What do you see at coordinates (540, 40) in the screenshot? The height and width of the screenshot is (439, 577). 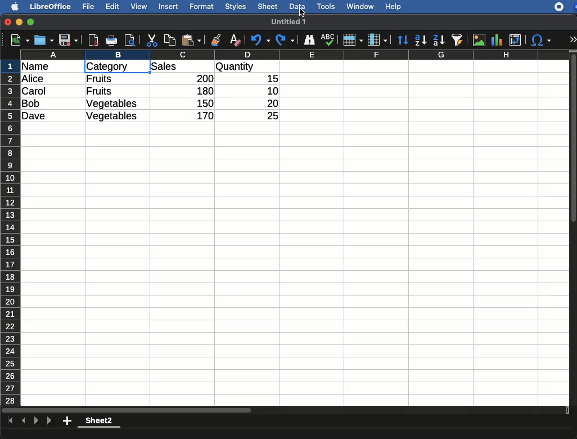 I see `special characters` at bounding box center [540, 40].